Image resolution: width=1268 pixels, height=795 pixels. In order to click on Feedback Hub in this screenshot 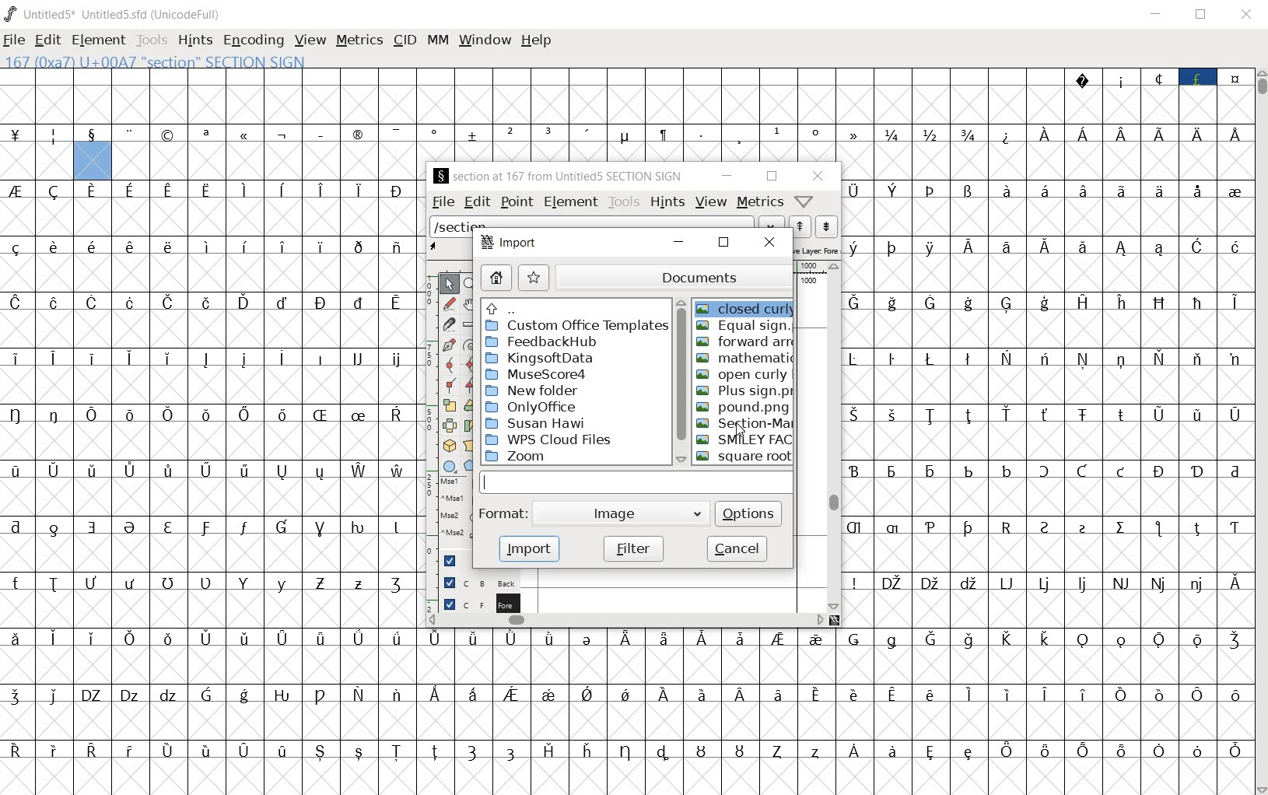, I will do `click(541, 342)`.